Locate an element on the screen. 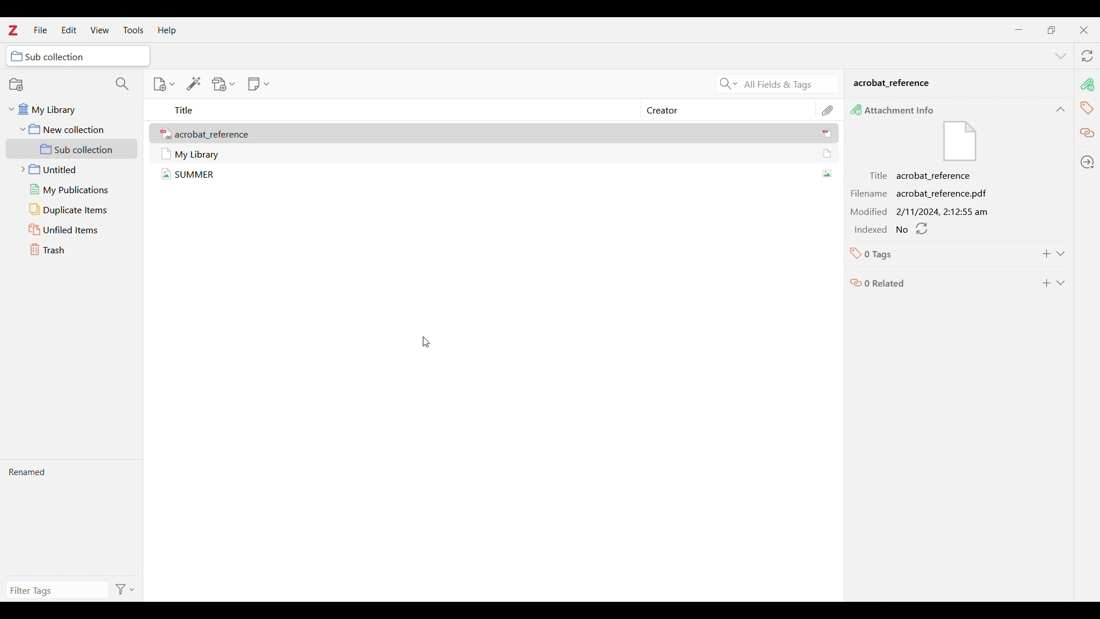  file icon is located at coordinates (959, 142).